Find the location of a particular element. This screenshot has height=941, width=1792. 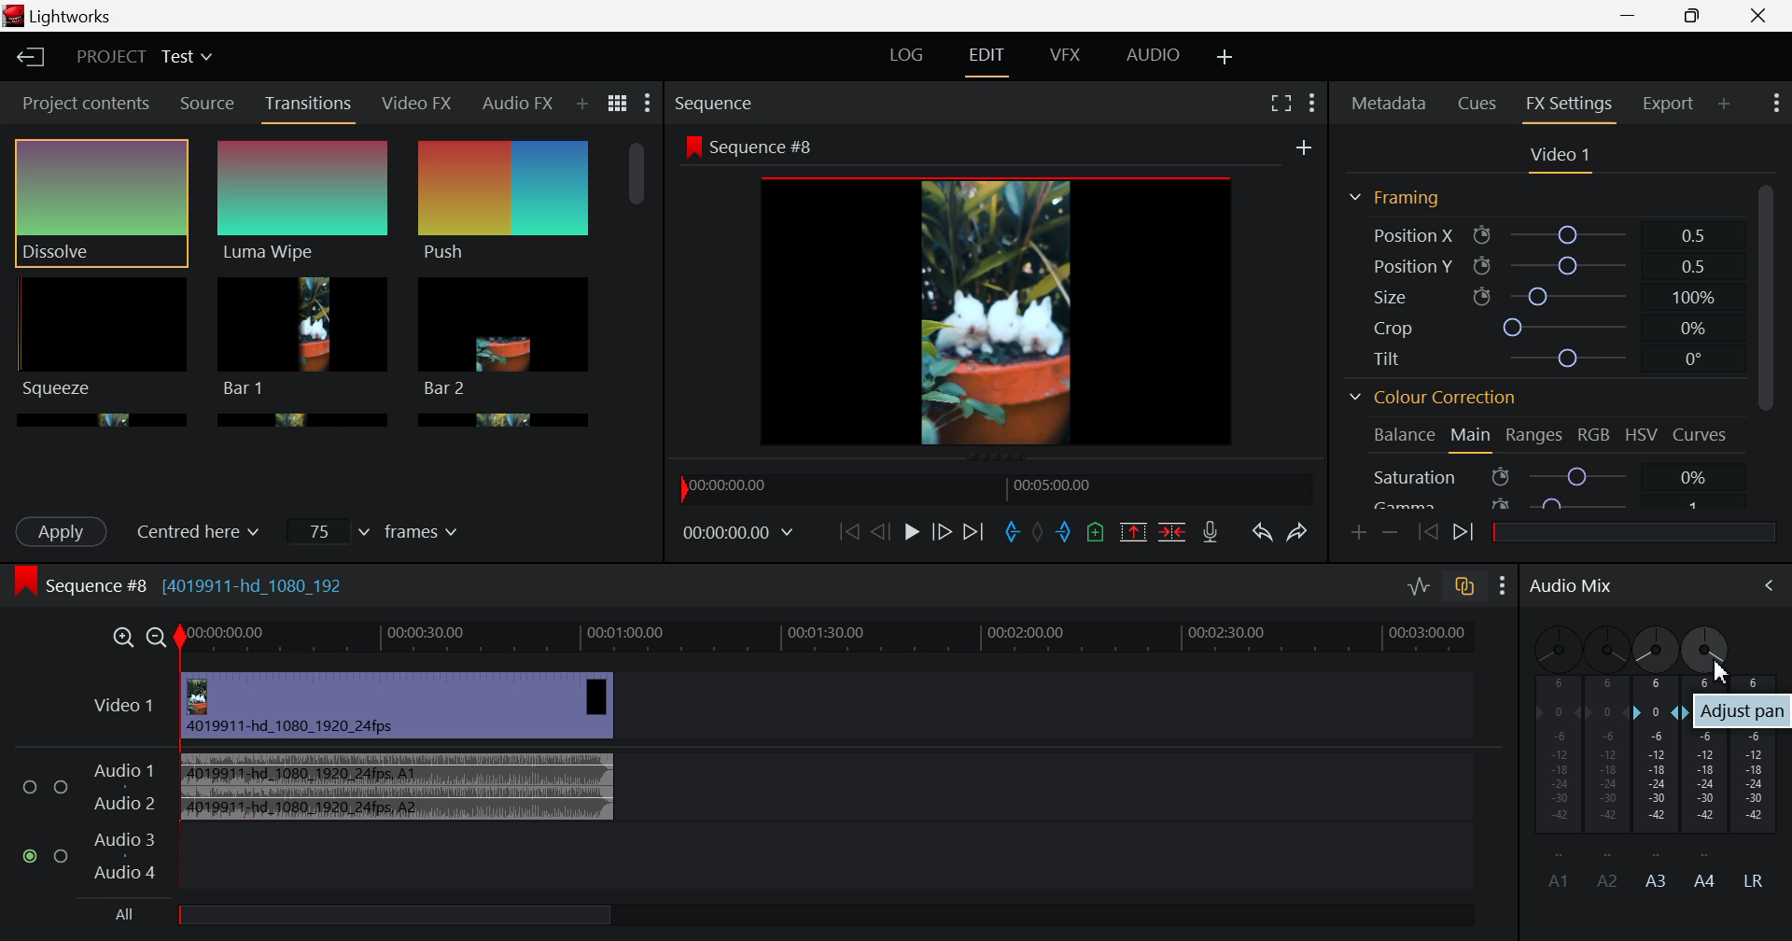

Source is located at coordinates (209, 102).